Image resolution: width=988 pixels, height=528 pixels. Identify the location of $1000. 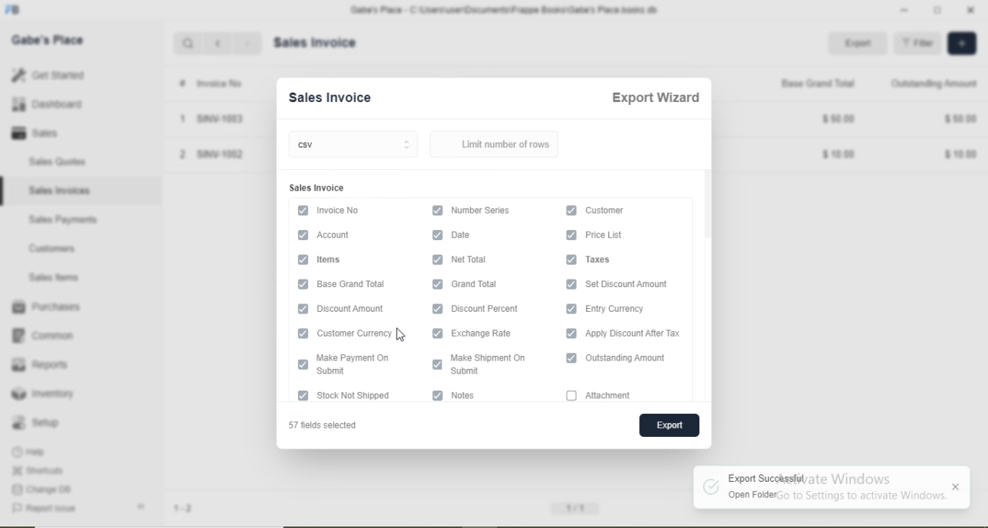
(962, 154).